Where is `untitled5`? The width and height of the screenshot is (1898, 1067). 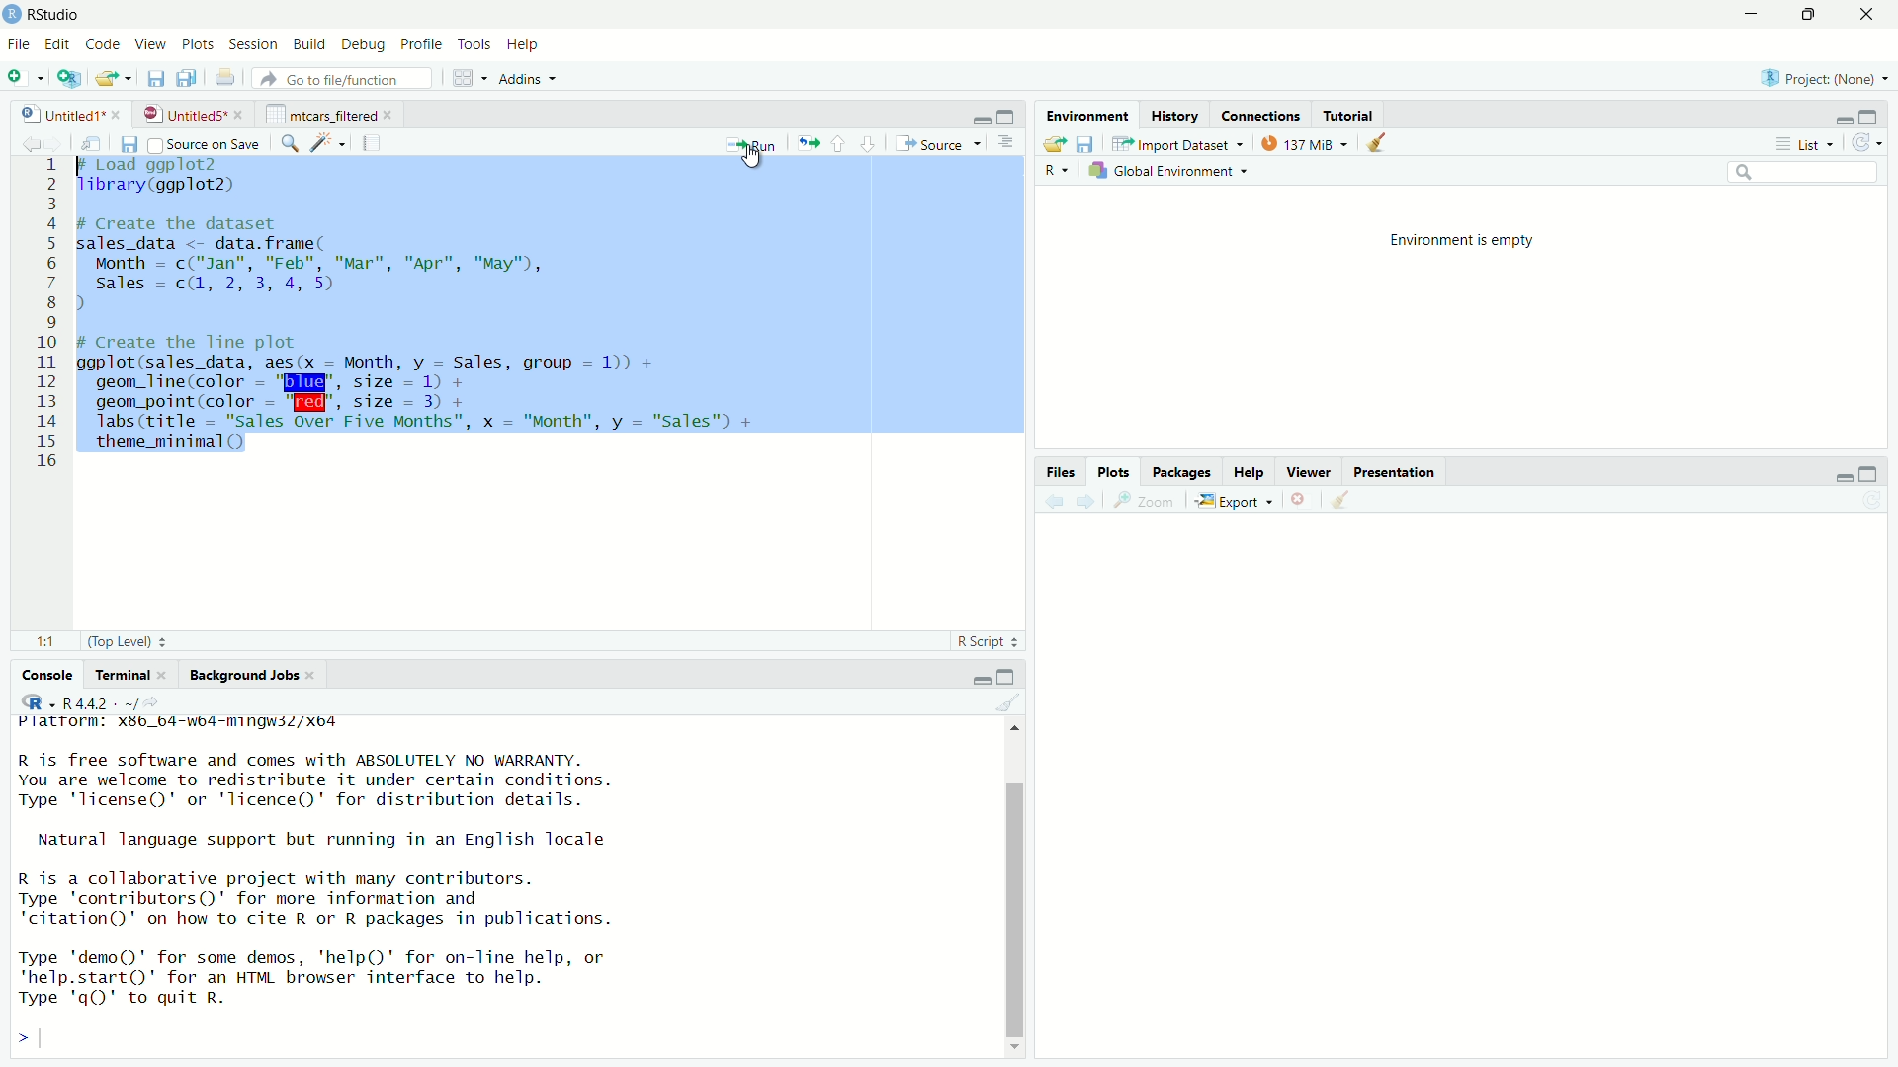
untitled5 is located at coordinates (182, 115).